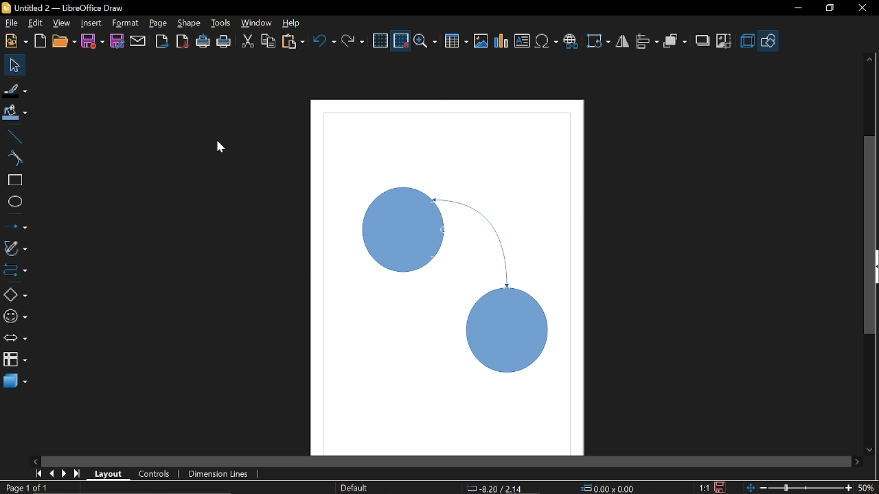 This screenshot has width=879, height=494. I want to click on Curve, so click(12, 157).